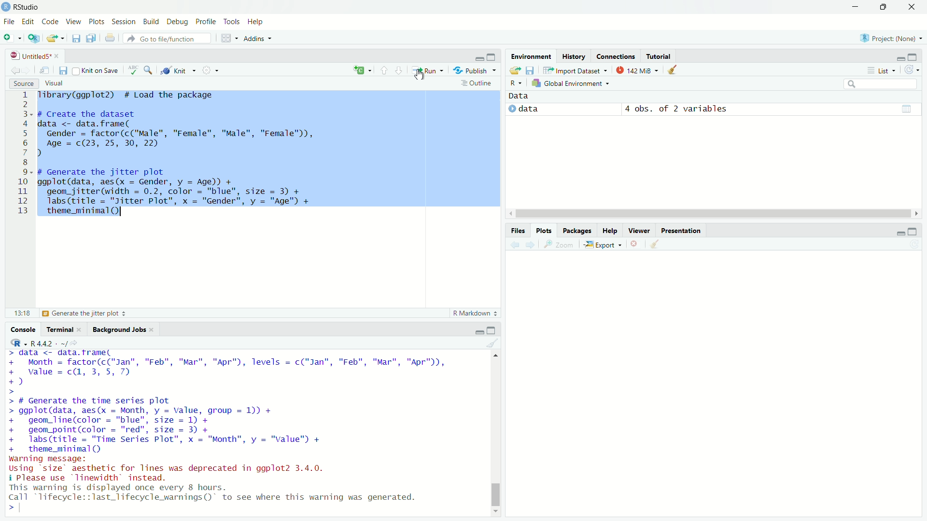 This screenshot has width=927, height=521. What do you see at coordinates (12, 37) in the screenshot?
I see `new file` at bounding box center [12, 37].